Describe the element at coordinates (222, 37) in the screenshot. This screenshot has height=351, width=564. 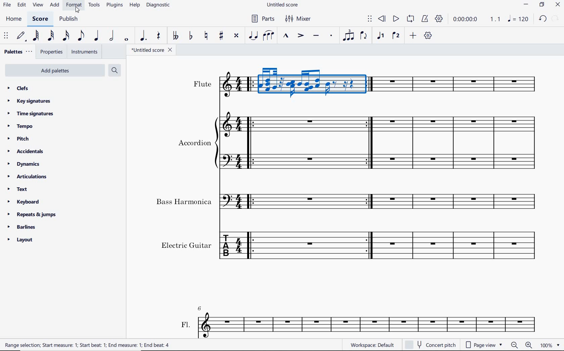
I see `toggle sharp` at that location.